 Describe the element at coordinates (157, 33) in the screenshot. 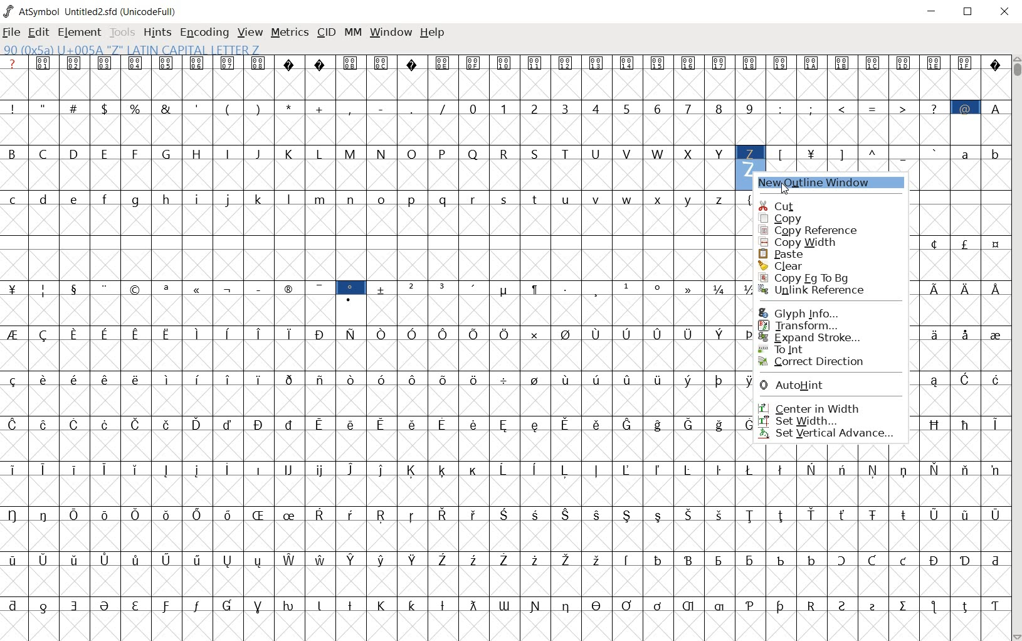

I see `hints` at that location.